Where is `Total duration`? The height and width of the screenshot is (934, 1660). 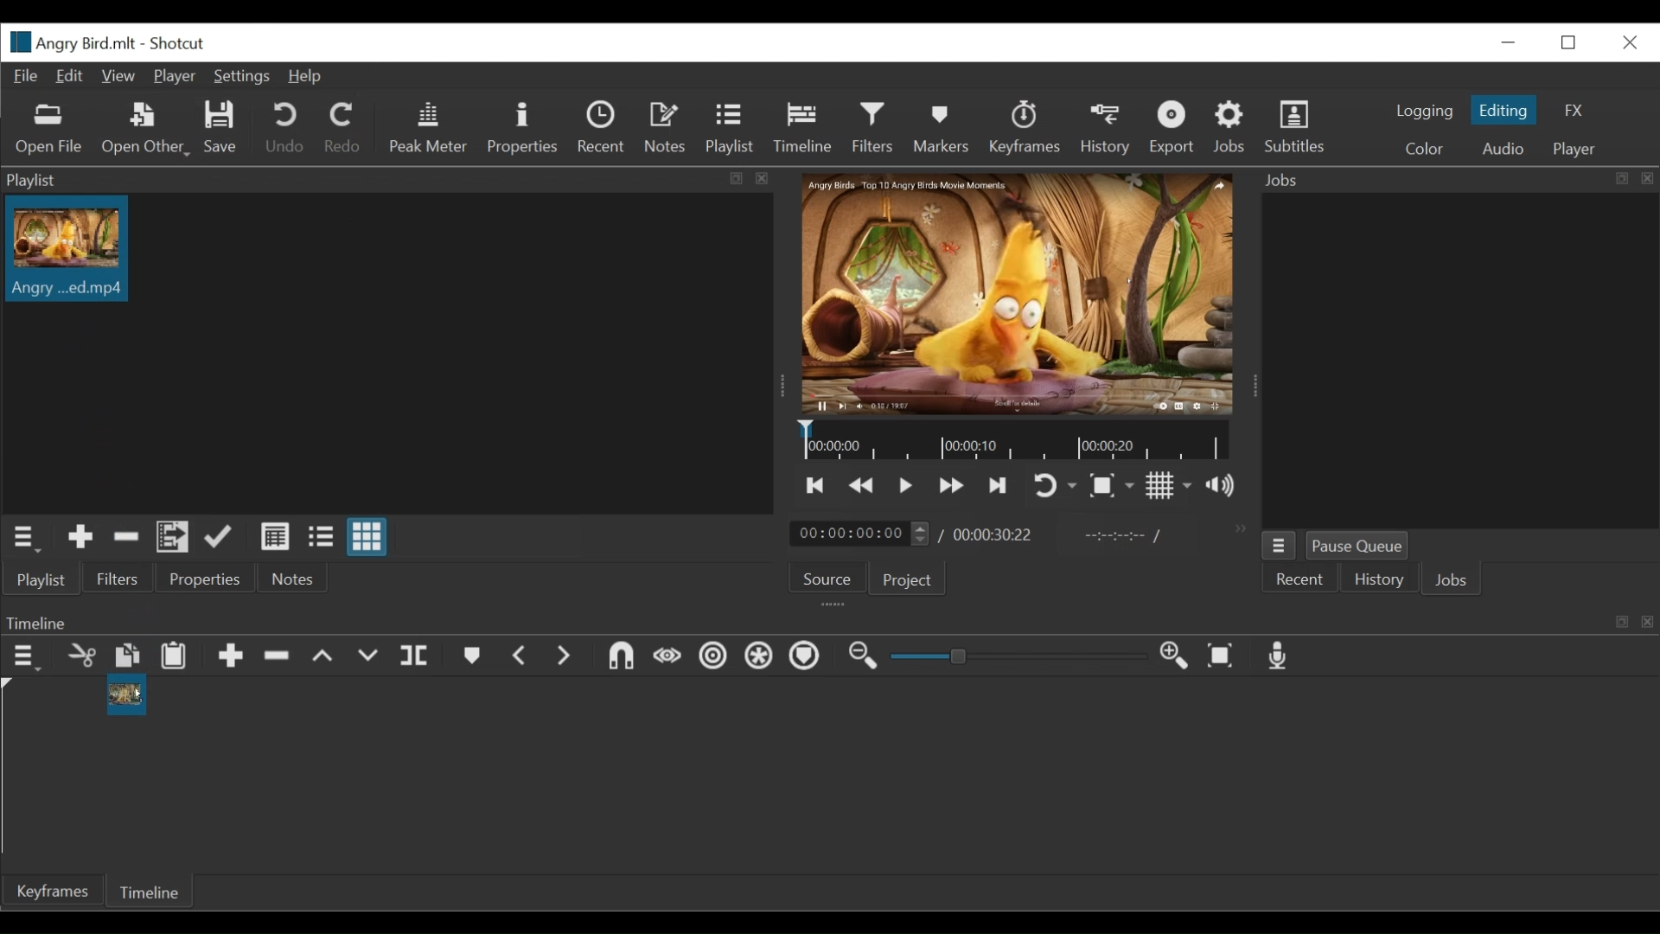
Total duration is located at coordinates (994, 535).